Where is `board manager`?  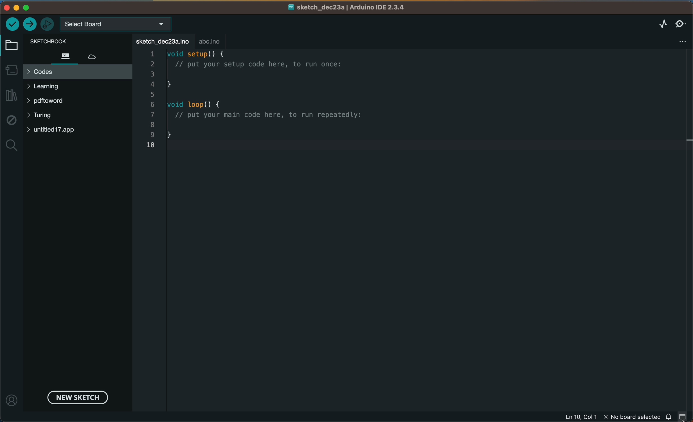
board manager is located at coordinates (10, 70).